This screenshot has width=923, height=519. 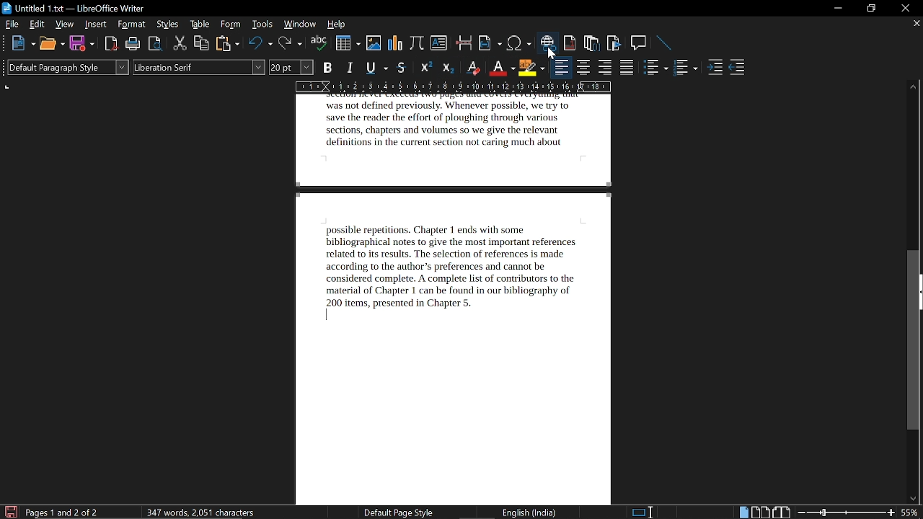 I want to click on new, so click(x=22, y=44).